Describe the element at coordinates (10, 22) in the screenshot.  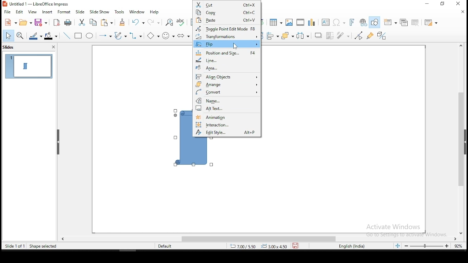
I see `new` at that location.